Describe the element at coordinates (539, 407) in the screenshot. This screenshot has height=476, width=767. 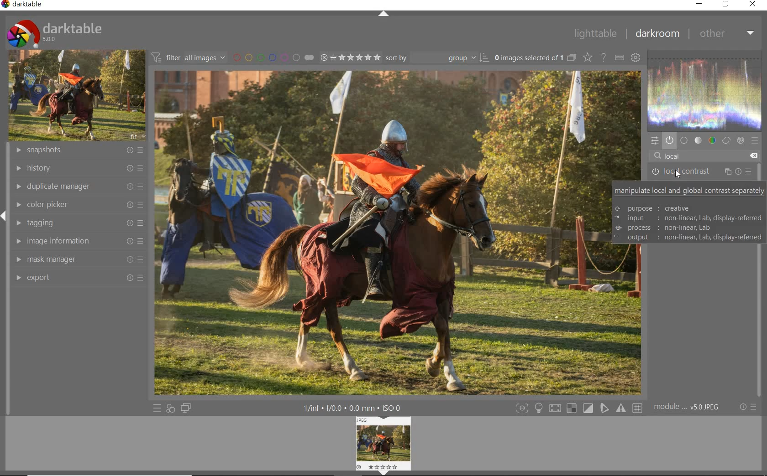
I see `toggle modes` at that location.